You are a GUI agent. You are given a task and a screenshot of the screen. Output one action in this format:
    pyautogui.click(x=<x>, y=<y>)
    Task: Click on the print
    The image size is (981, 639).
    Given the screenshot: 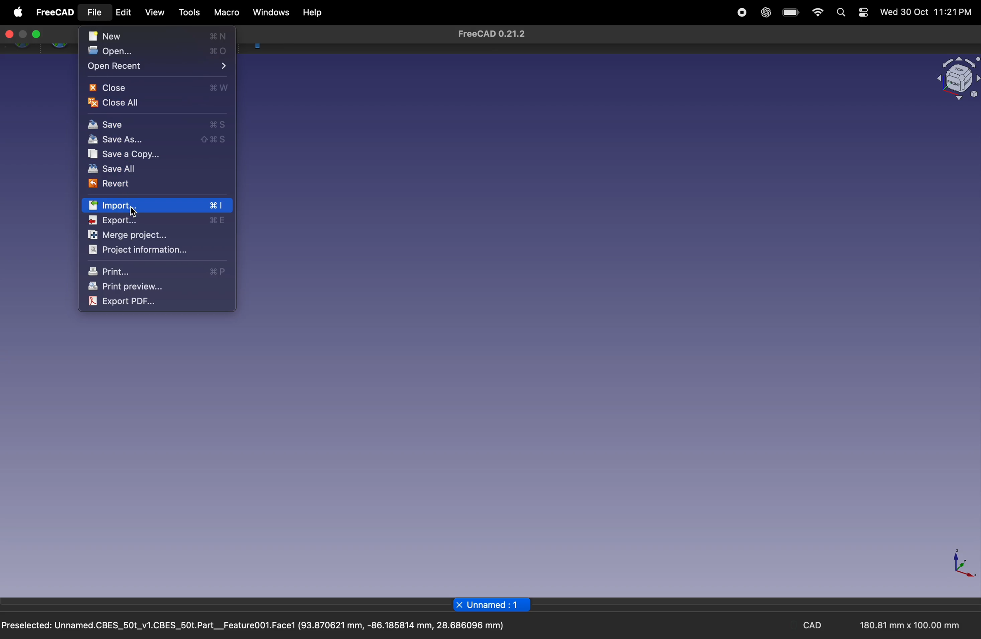 What is the action you would take?
    pyautogui.click(x=160, y=270)
    